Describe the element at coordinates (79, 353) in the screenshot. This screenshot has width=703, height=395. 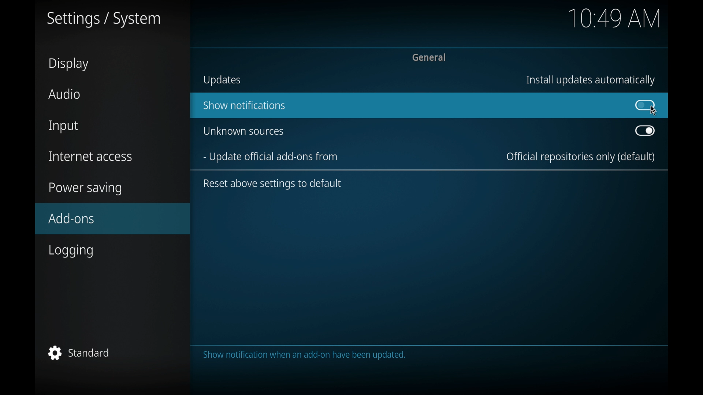
I see `standard` at that location.